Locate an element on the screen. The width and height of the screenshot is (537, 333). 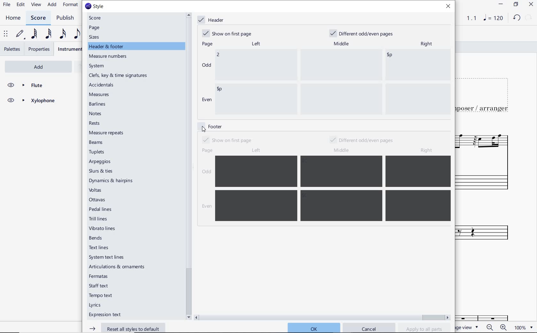
PAGE VIEW is located at coordinates (469, 327).